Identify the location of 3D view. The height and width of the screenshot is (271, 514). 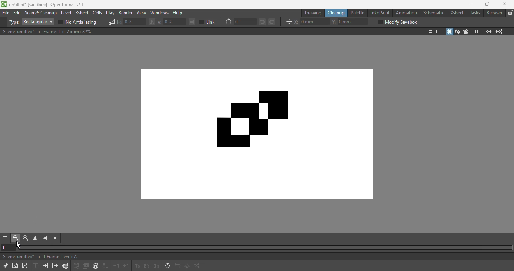
(458, 31).